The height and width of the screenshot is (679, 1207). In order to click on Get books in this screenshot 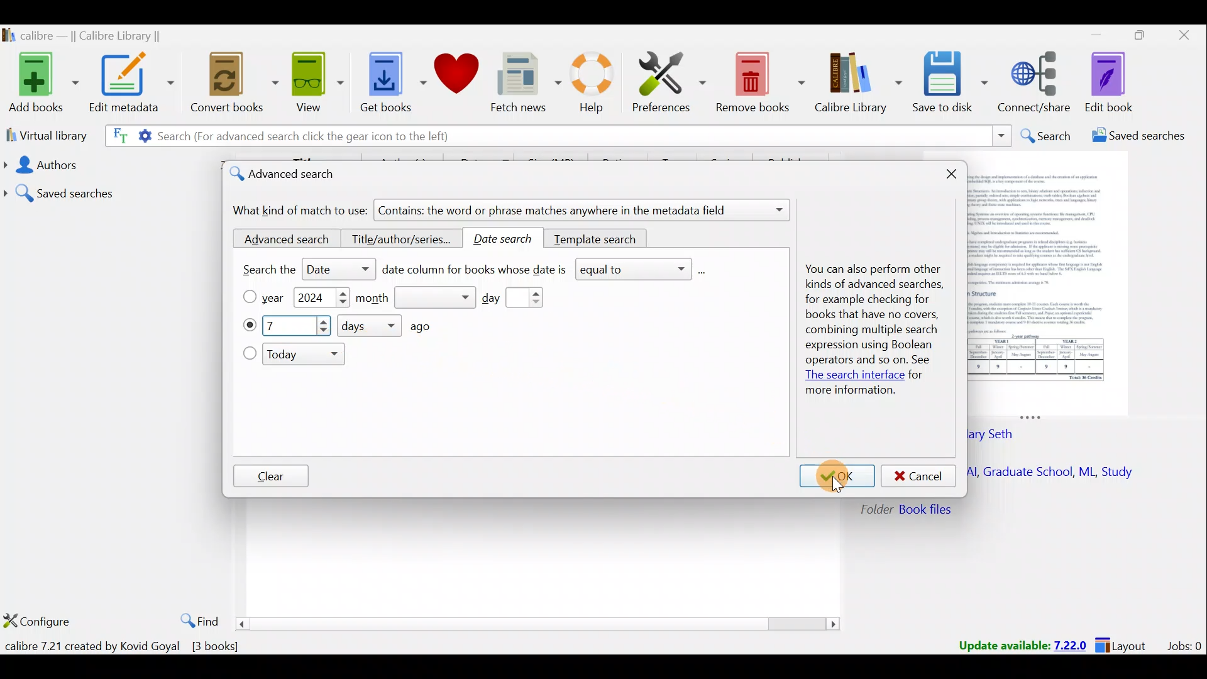, I will do `click(388, 80)`.